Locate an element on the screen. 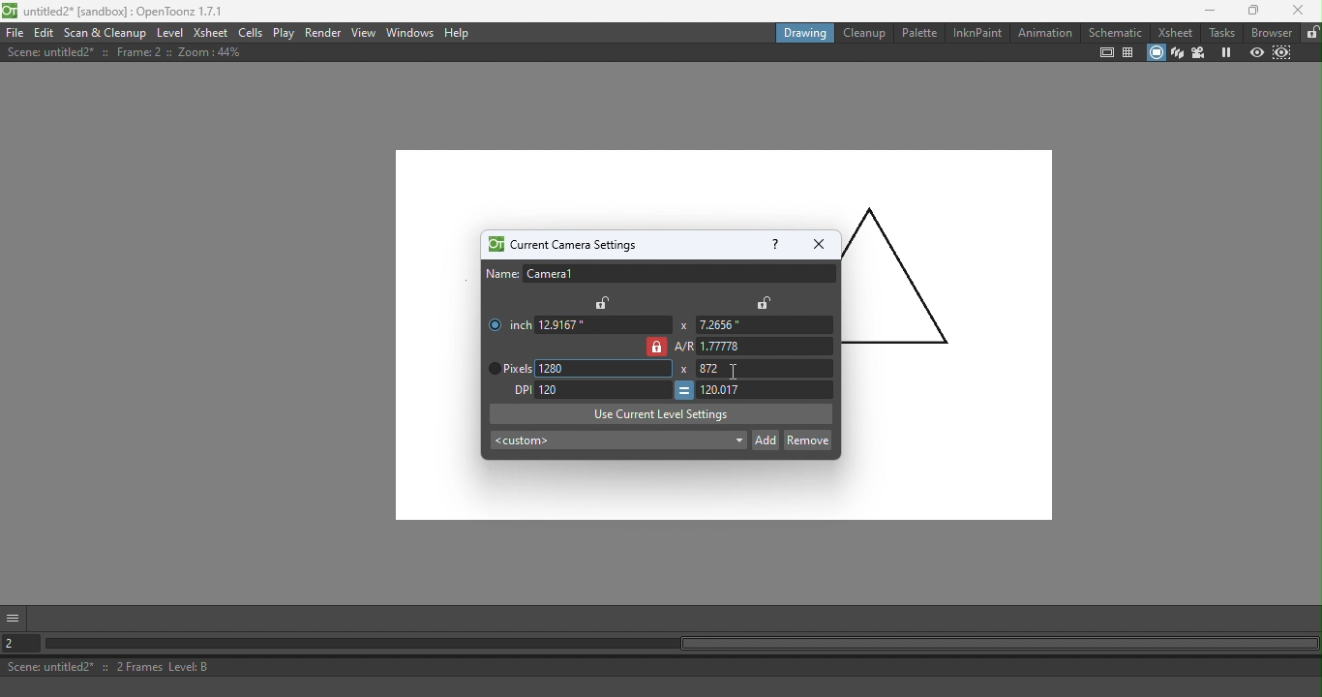  Level is located at coordinates (171, 31).